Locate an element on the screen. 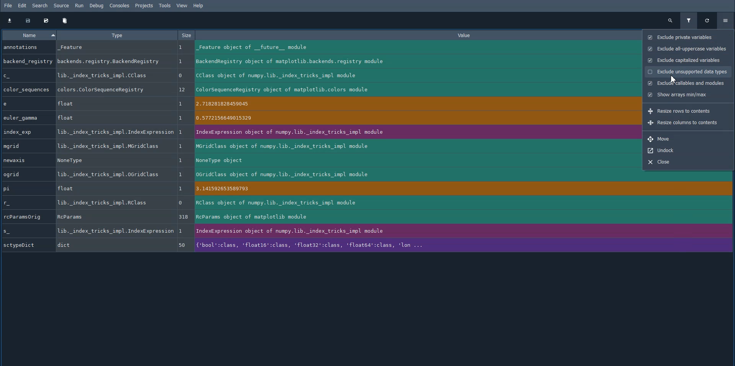  rcparam0rig is located at coordinates (26, 217).